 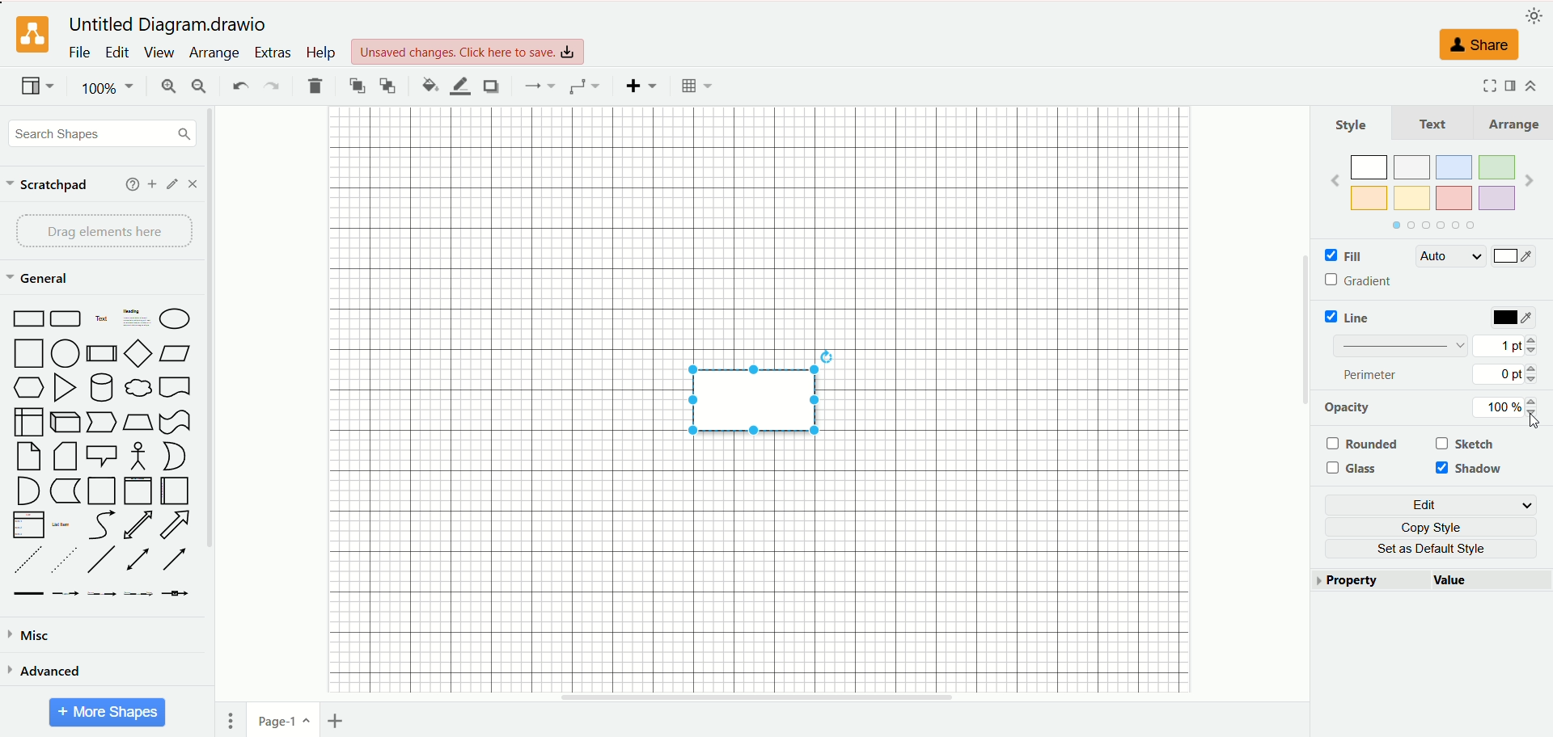 What do you see at coordinates (759, 397) in the screenshot?
I see `shape selected` at bounding box center [759, 397].